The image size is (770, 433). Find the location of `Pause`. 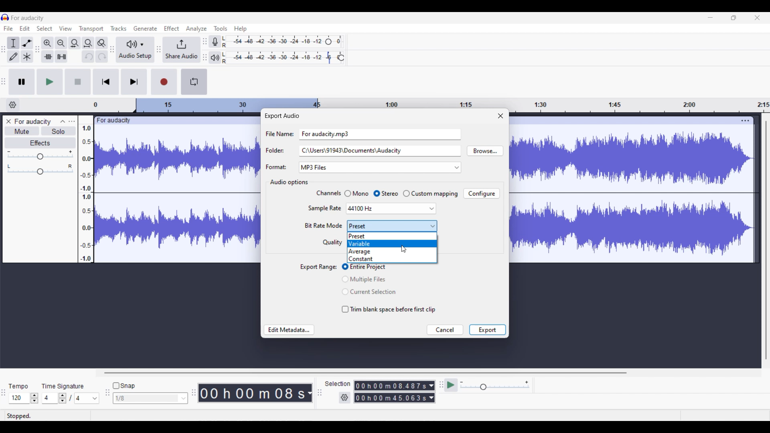

Pause is located at coordinates (22, 82).